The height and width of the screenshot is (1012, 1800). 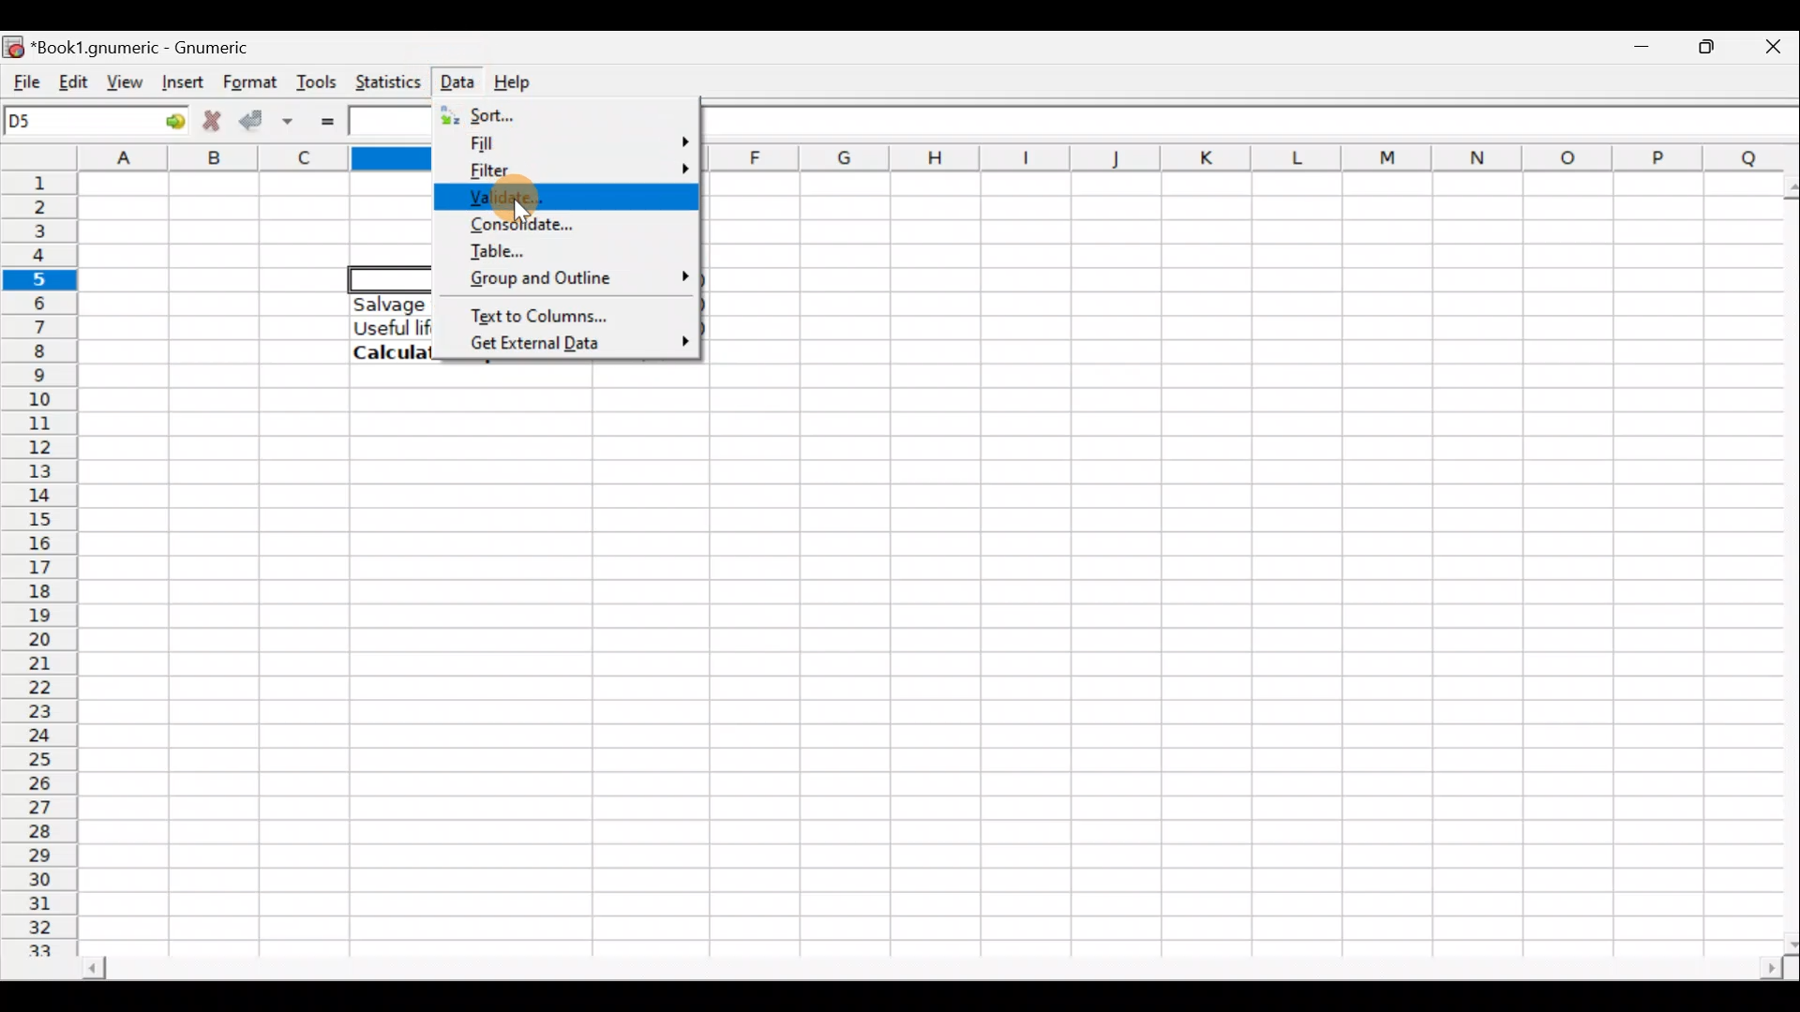 What do you see at coordinates (387, 276) in the screenshot?
I see `Selected cell` at bounding box center [387, 276].